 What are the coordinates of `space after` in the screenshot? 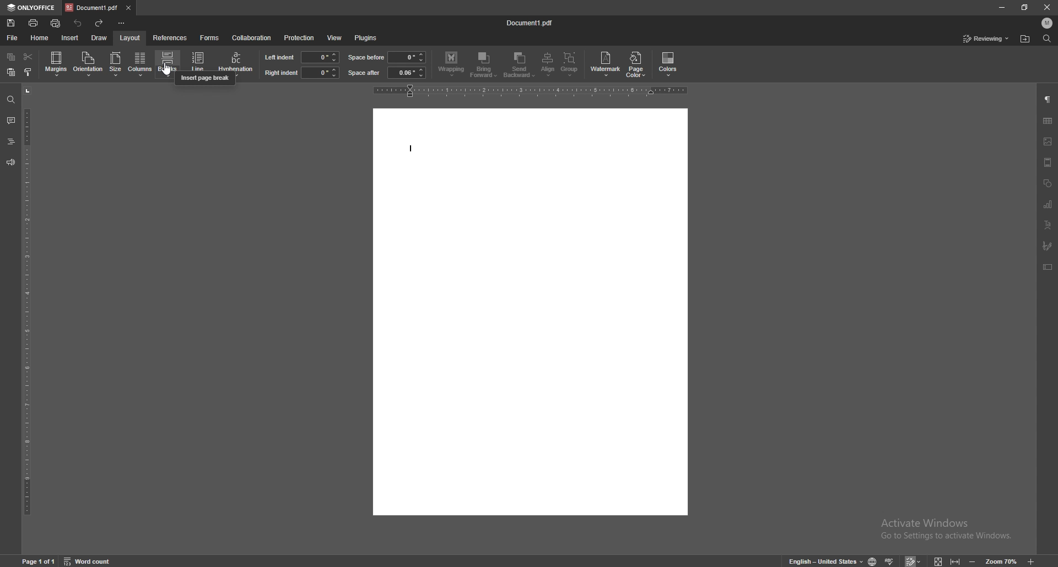 It's located at (364, 73).